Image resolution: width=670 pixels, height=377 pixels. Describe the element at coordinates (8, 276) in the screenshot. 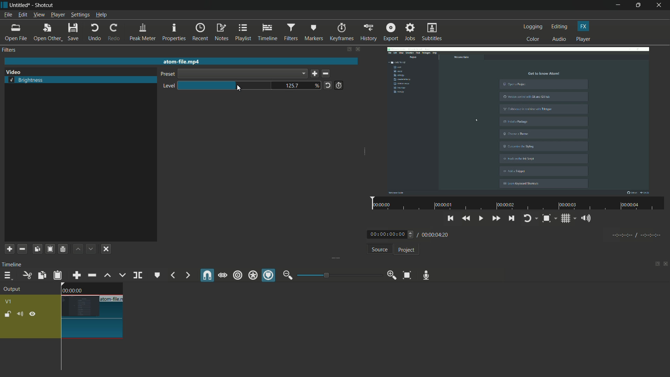

I see `timeline menu` at that location.